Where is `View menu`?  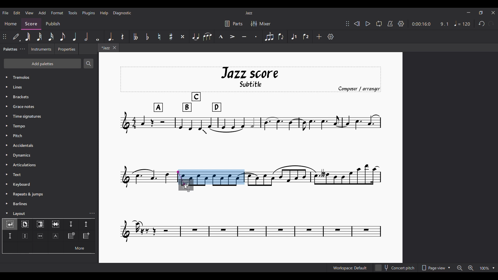
View menu is located at coordinates (29, 13).